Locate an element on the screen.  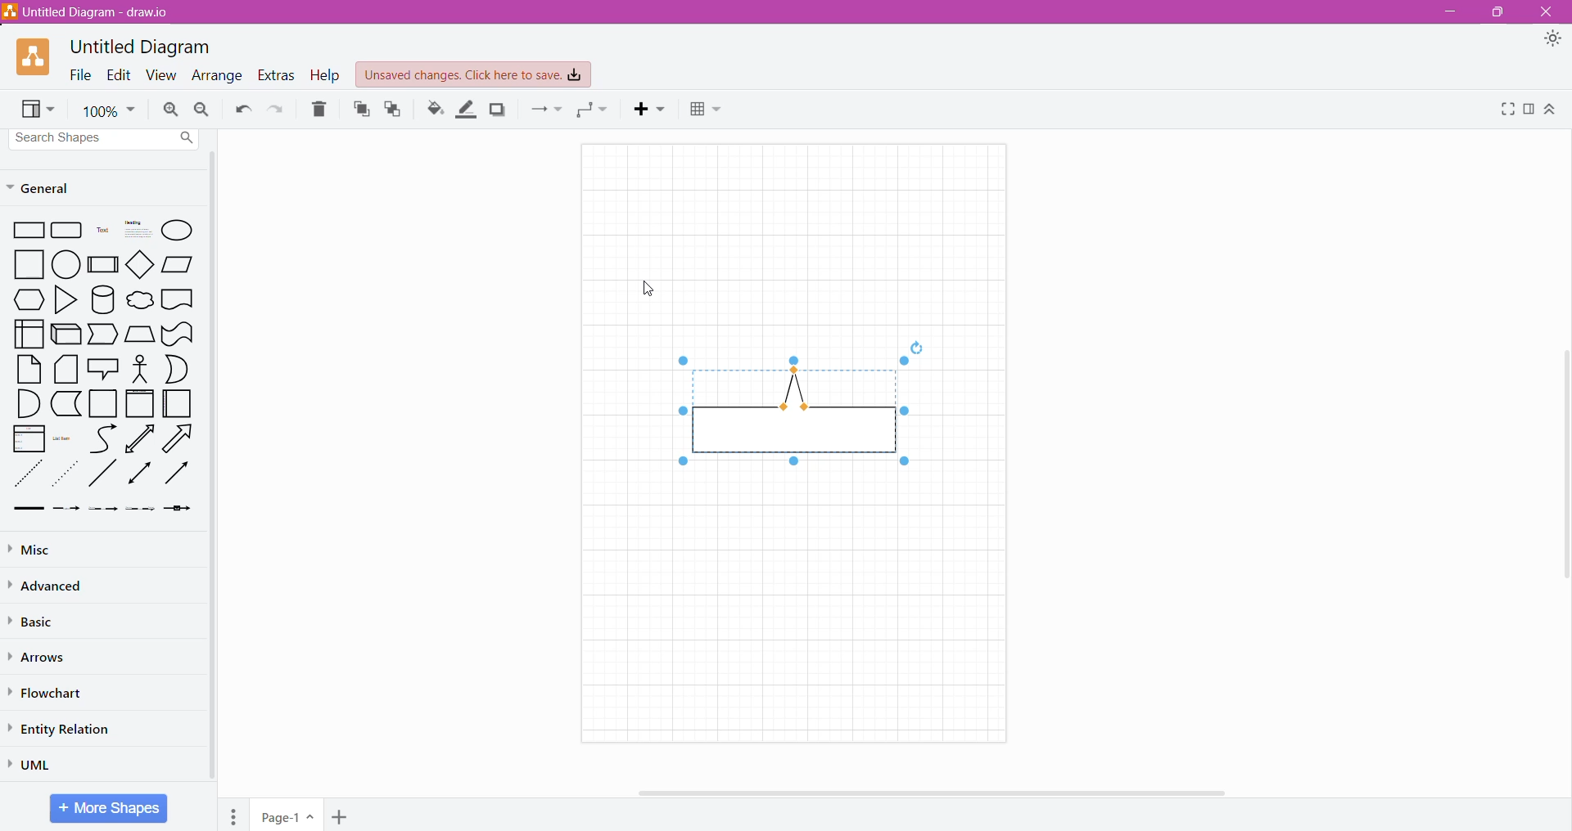
Zoom is located at coordinates (108, 109).